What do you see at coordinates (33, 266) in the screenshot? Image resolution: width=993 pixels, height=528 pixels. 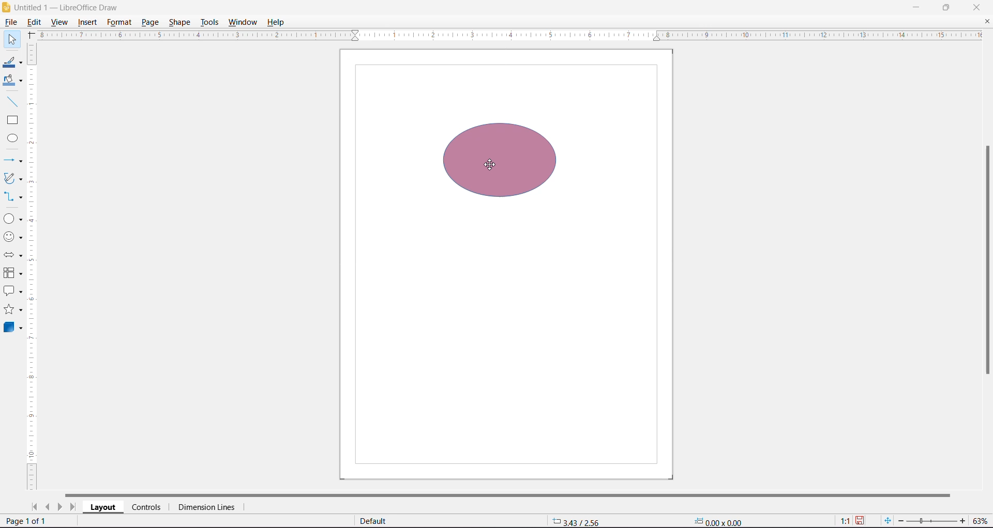 I see `Vertical Ruler` at bounding box center [33, 266].